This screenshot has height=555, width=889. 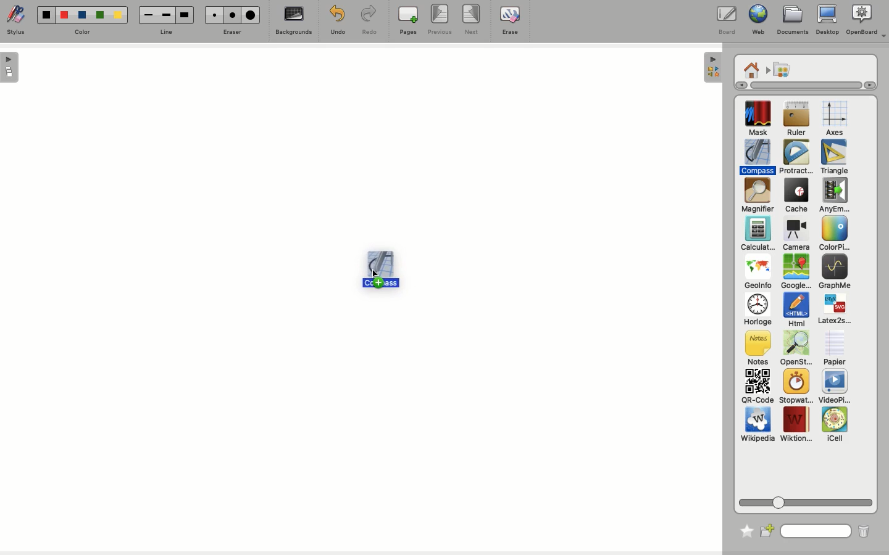 What do you see at coordinates (833, 157) in the screenshot?
I see `Triangle` at bounding box center [833, 157].